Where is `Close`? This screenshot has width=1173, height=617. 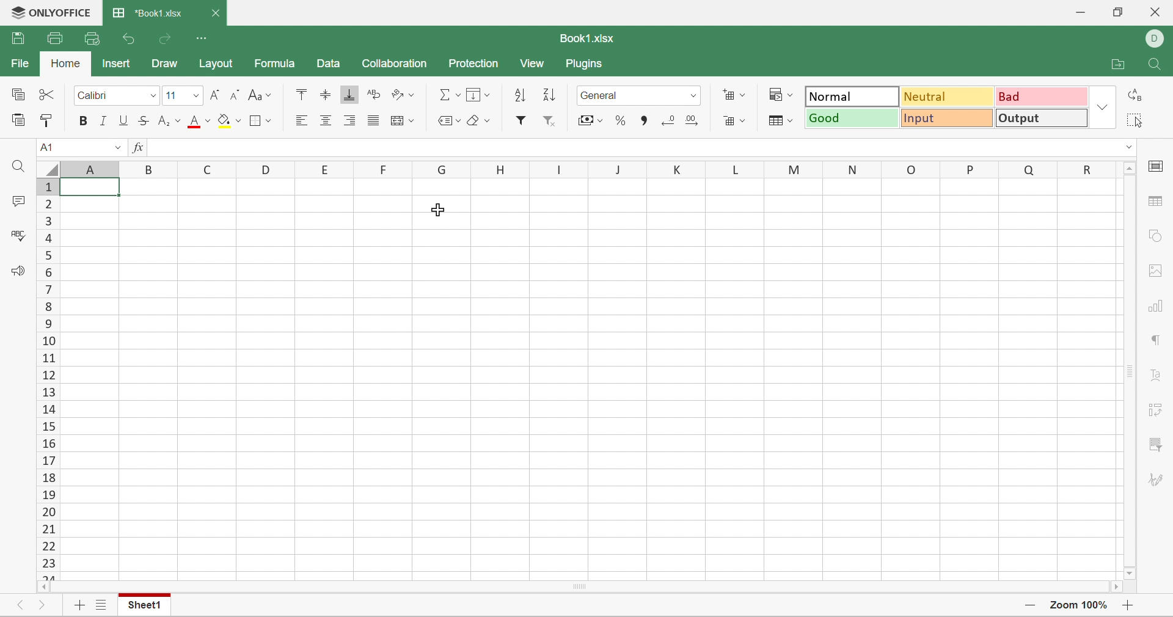
Close is located at coordinates (216, 14).